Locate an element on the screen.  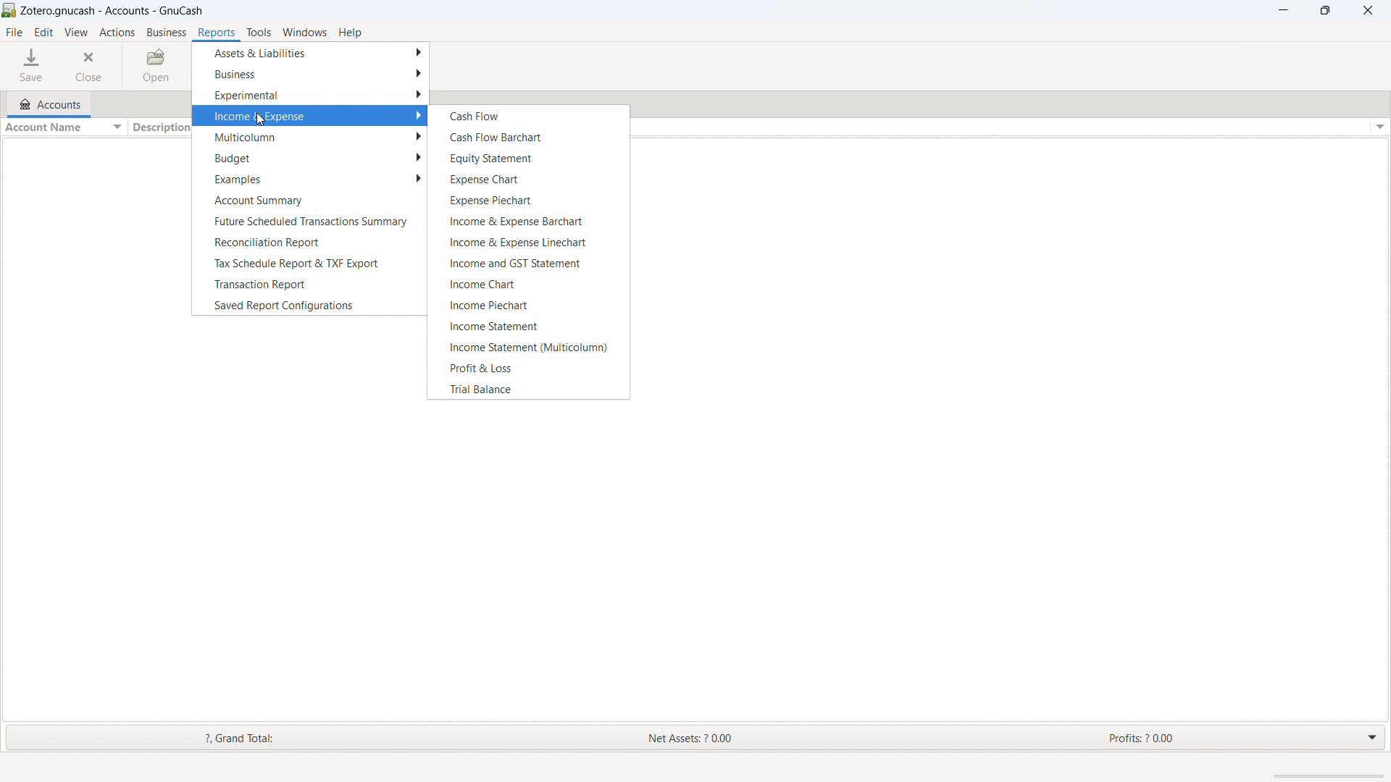
reports is located at coordinates (217, 33).